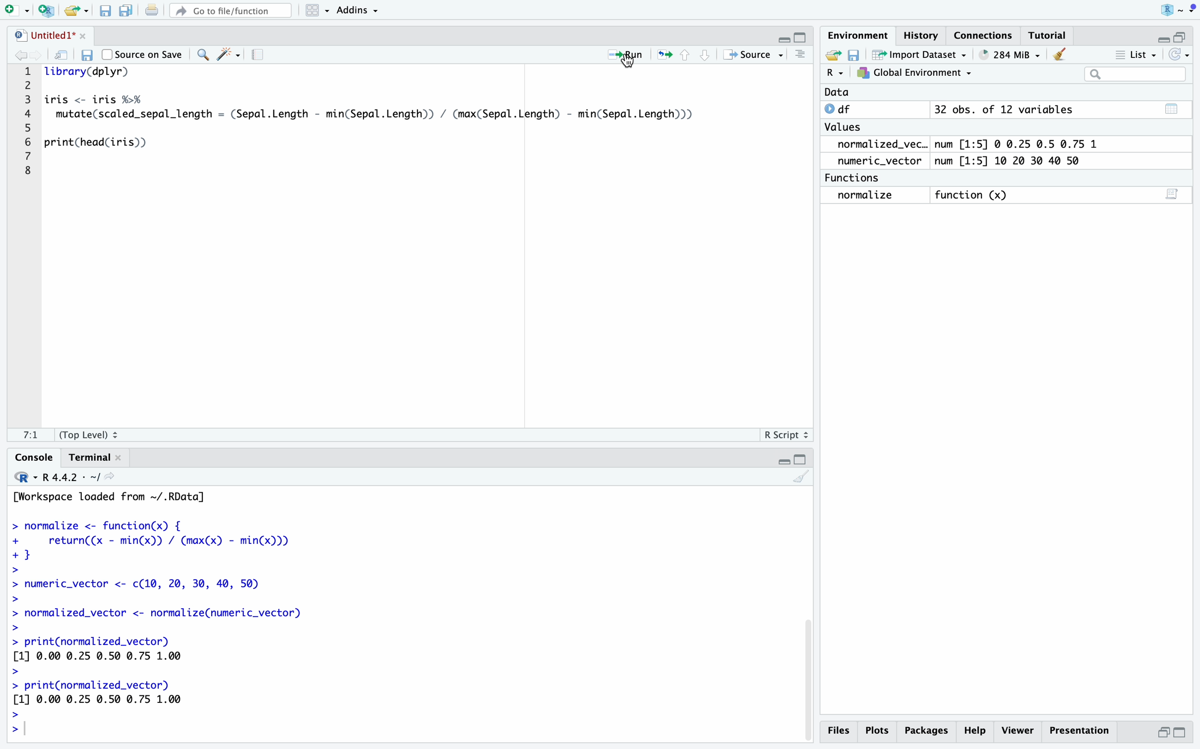 This screenshot has width=1200, height=749. What do you see at coordinates (143, 53) in the screenshot?
I see `Source on Save` at bounding box center [143, 53].